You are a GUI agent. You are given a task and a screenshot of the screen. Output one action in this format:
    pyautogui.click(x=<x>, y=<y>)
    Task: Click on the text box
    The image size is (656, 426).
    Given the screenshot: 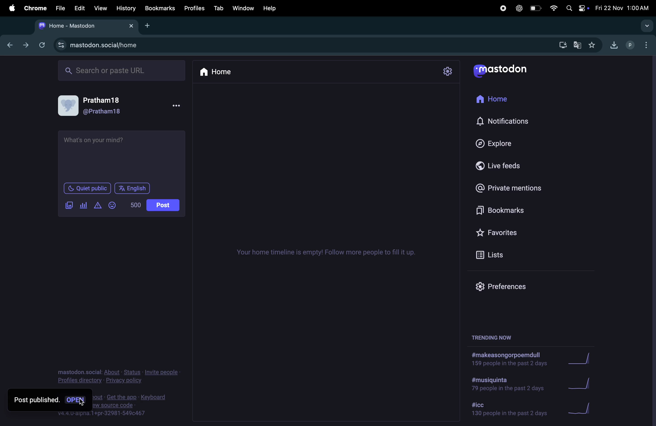 What is the action you would take?
    pyautogui.click(x=123, y=155)
    